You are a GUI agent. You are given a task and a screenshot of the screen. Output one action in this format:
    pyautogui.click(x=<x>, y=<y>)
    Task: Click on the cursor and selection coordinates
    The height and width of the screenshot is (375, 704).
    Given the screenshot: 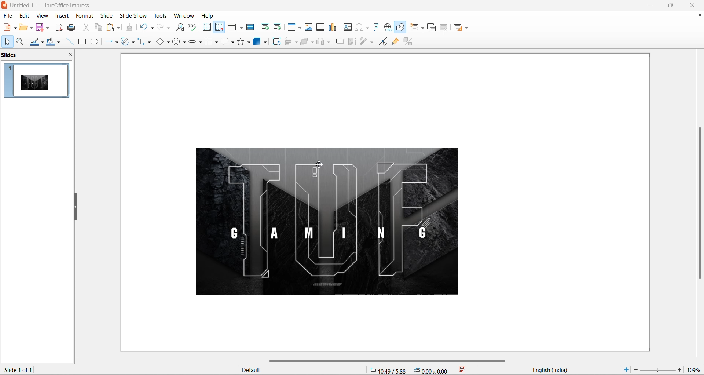 What is the action you would take?
    pyautogui.click(x=412, y=370)
    